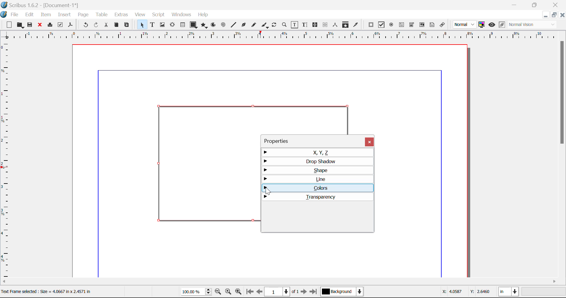  What do you see at coordinates (267, 189) in the screenshot?
I see `Cursor Position` at bounding box center [267, 189].